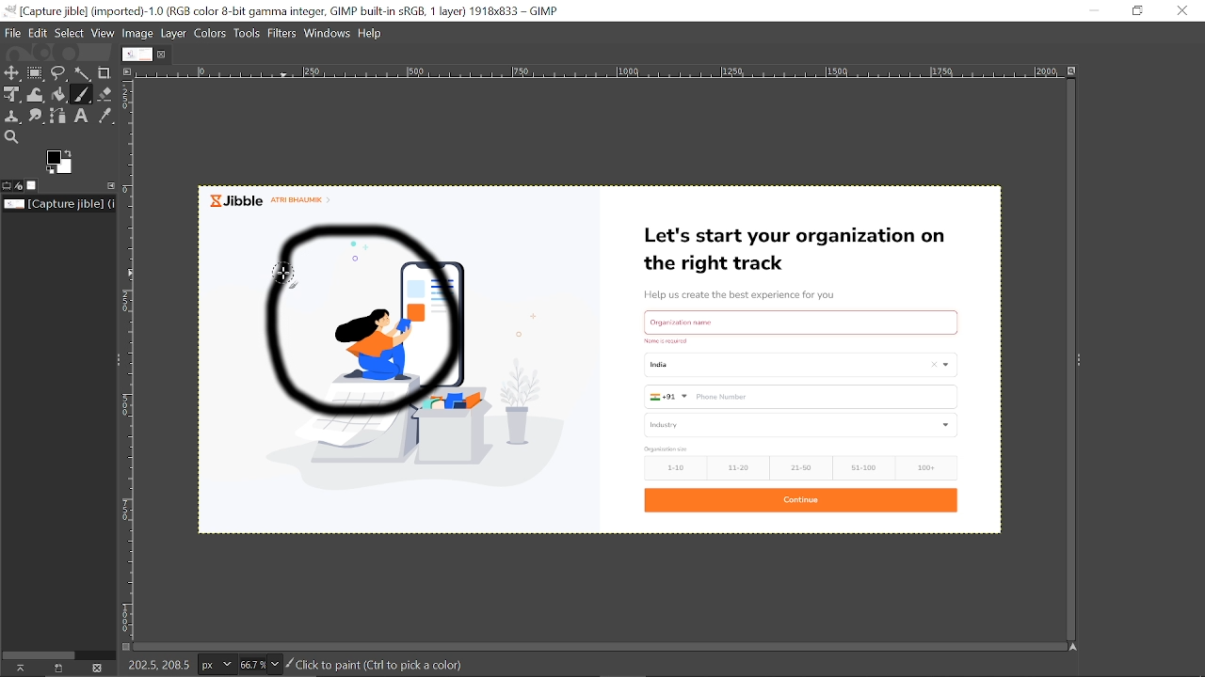 The height and width of the screenshot is (677, 1205). What do you see at coordinates (12, 95) in the screenshot?
I see `Unified select tool` at bounding box center [12, 95].